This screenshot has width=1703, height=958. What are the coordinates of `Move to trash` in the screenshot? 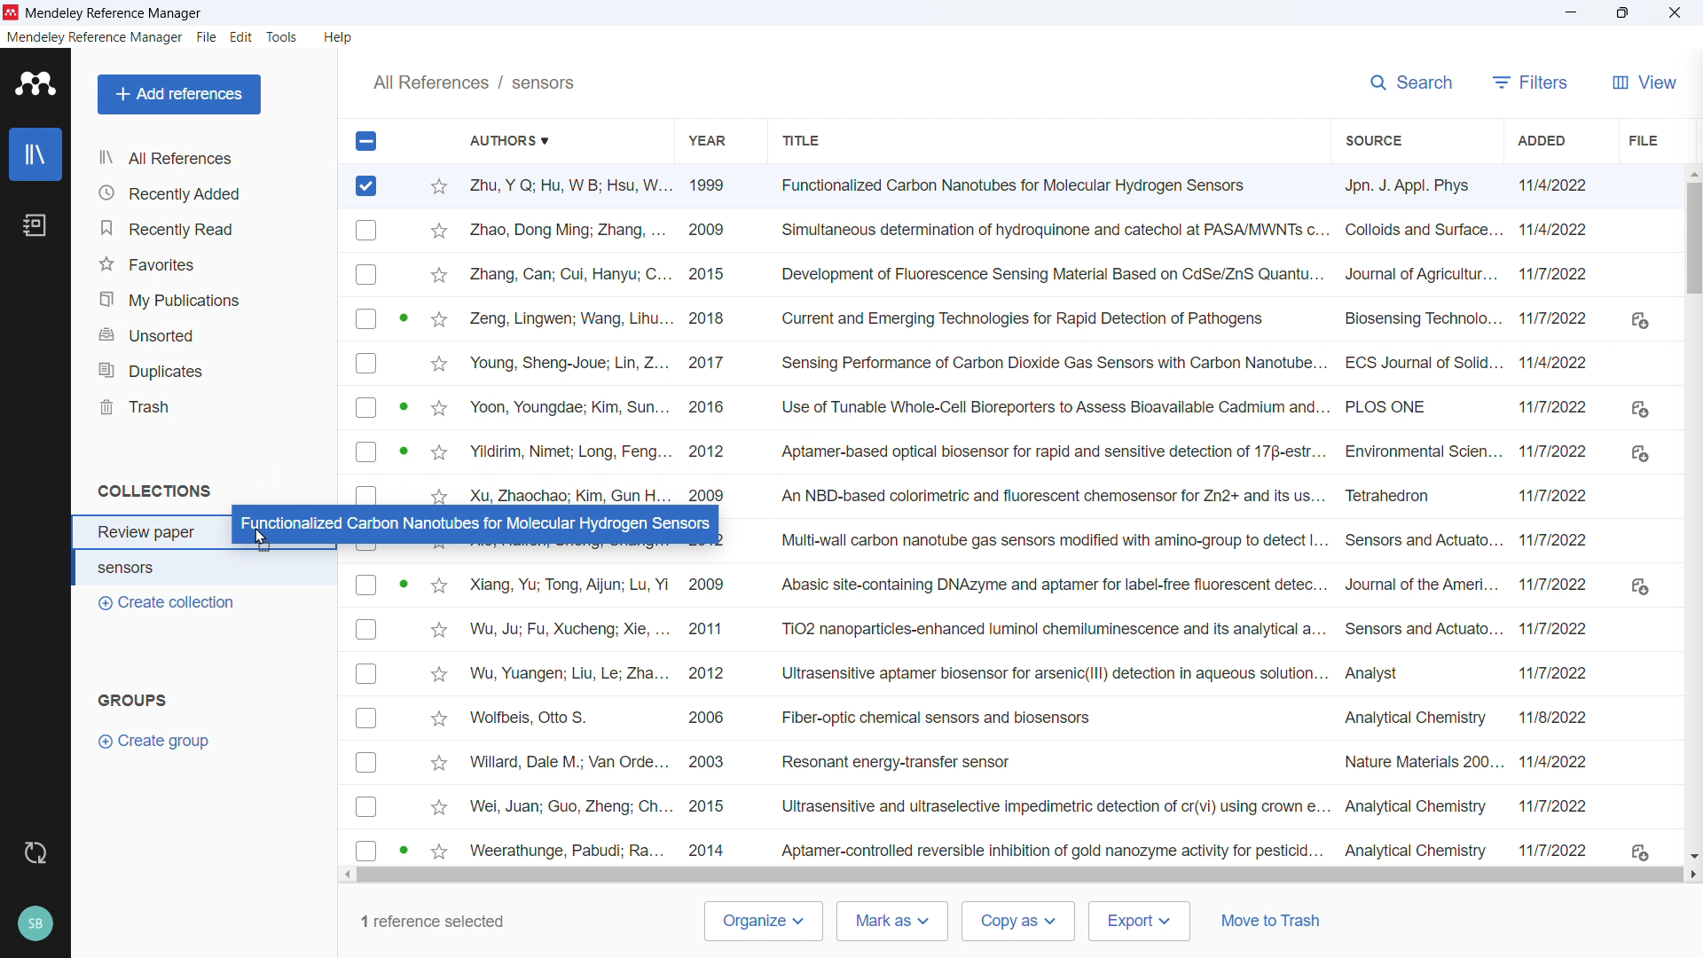 It's located at (1271, 920).